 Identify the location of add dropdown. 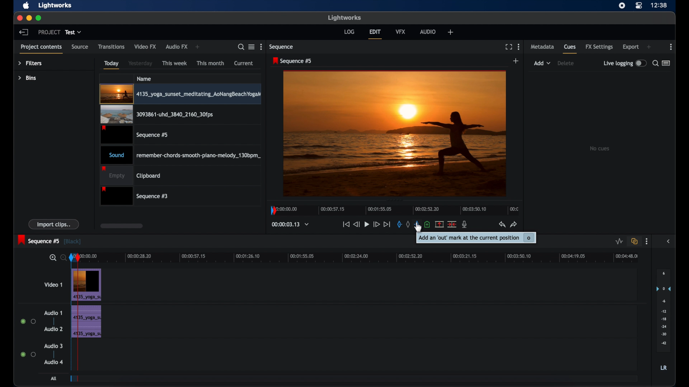
(542, 63).